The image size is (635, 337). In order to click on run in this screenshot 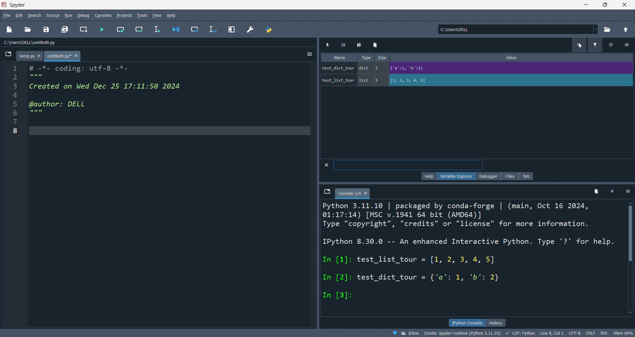, I will do `click(69, 15)`.